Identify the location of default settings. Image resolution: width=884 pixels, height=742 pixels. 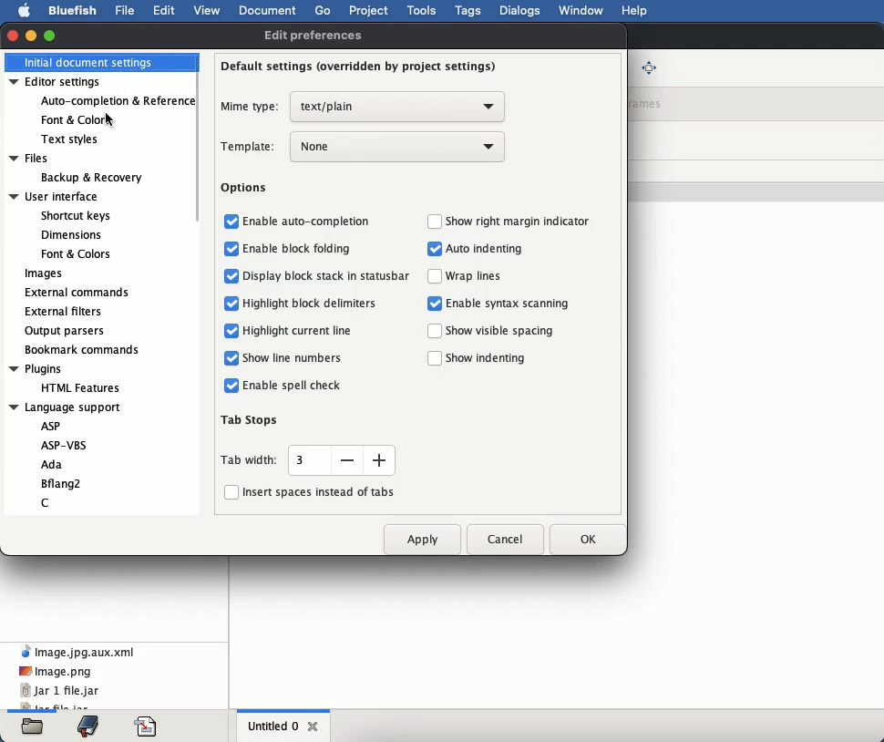
(360, 67).